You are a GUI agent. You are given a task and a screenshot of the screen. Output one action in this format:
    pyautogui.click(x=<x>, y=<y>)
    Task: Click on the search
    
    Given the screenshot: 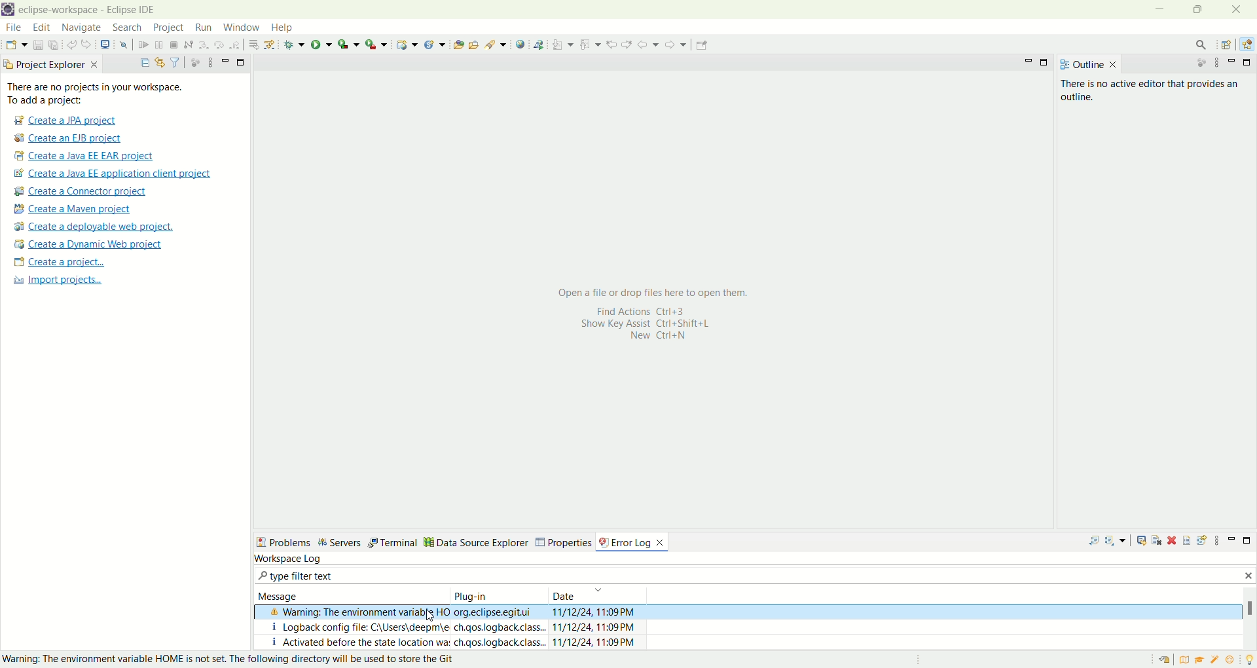 What is the action you would take?
    pyautogui.click(x=1203, y=43)
    